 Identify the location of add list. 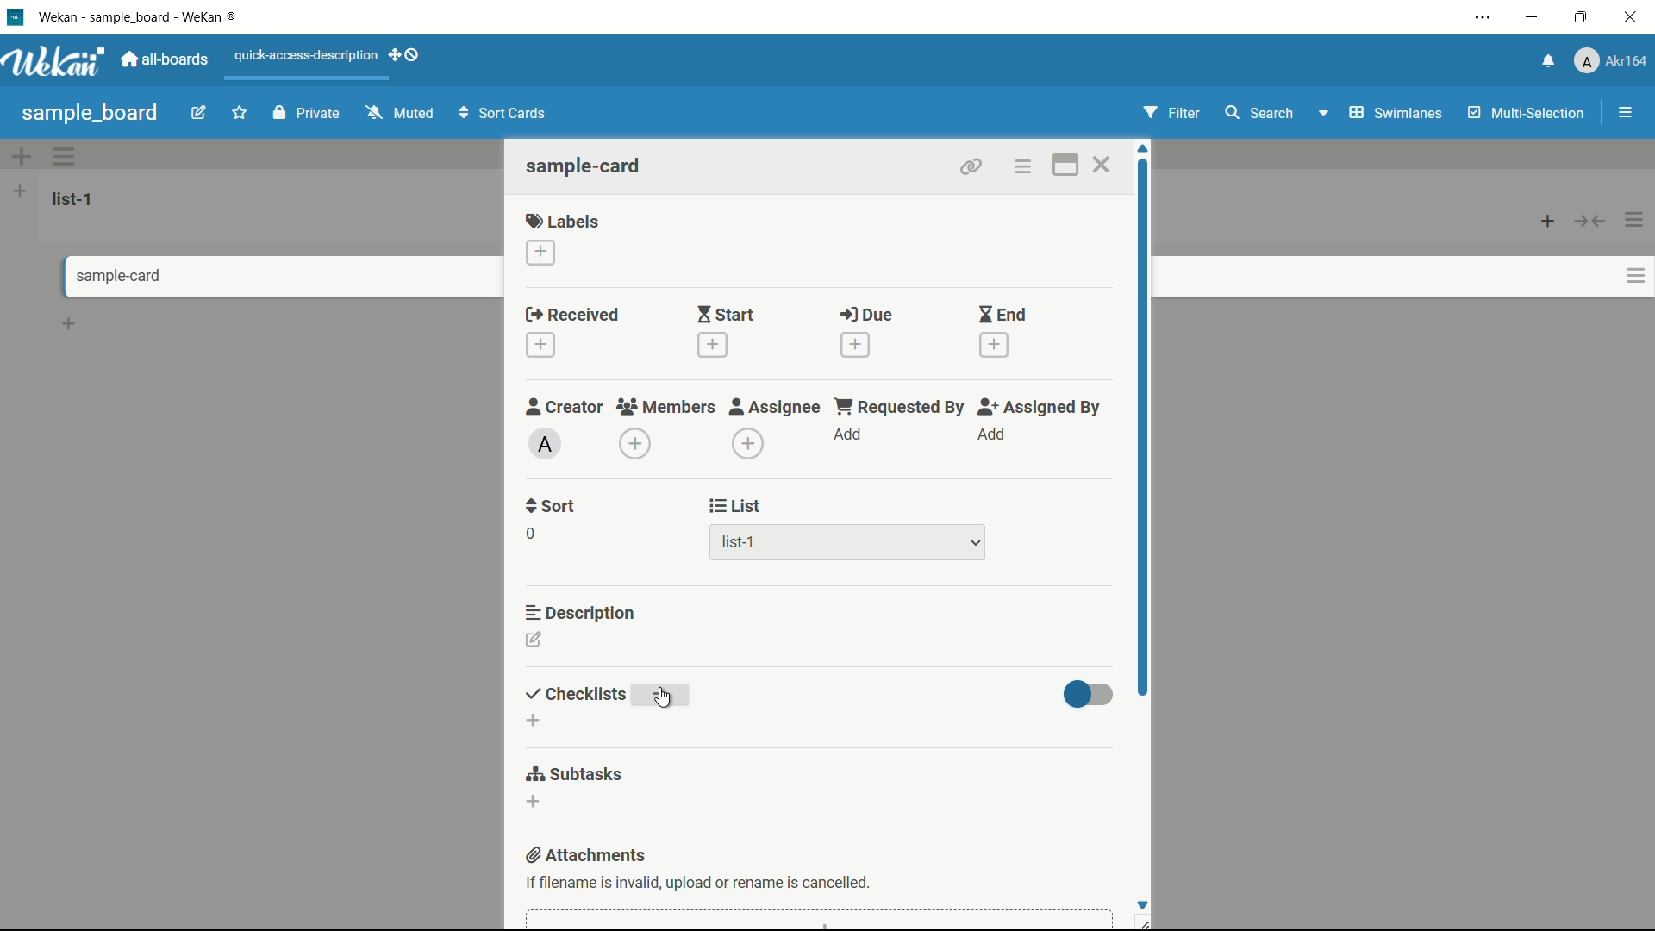
(20, 191).